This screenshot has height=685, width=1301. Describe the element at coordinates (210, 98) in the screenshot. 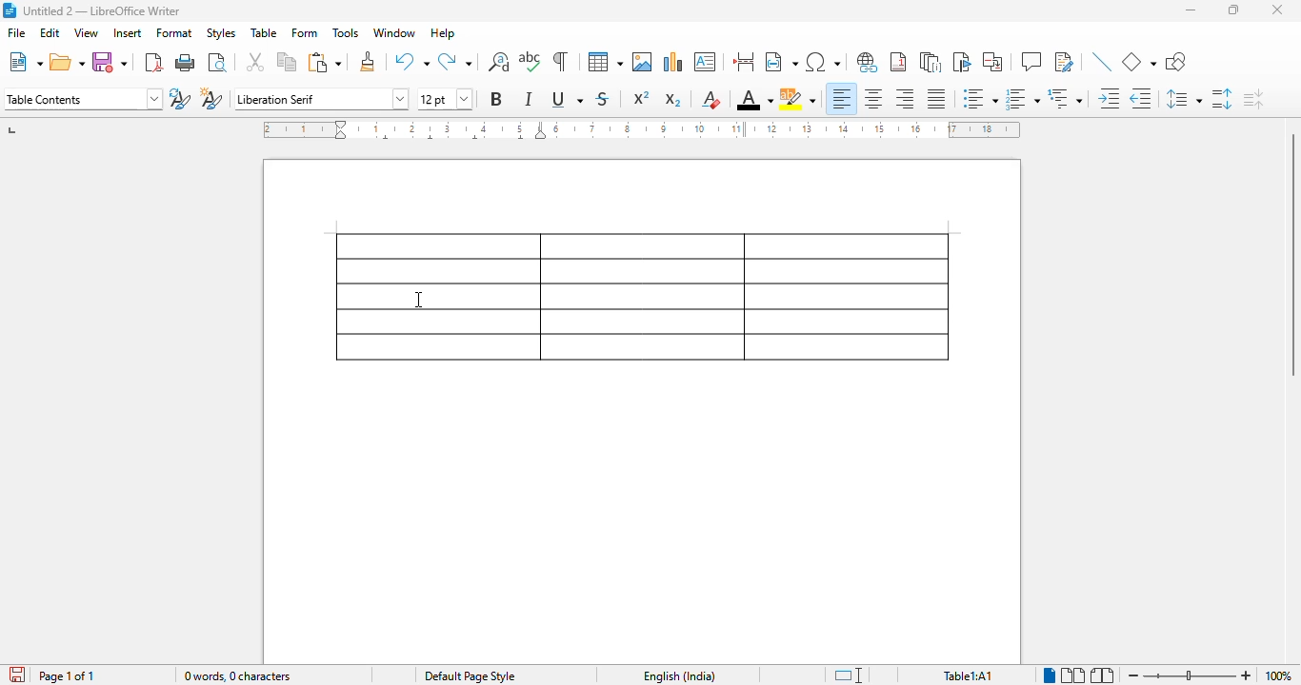

I see `new style from selection` at that location.